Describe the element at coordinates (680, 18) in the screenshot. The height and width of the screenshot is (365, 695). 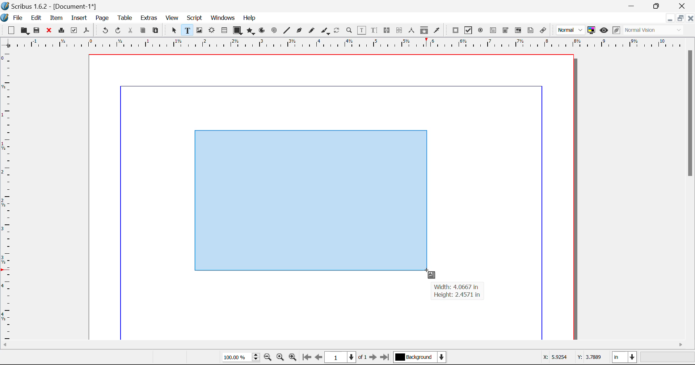
I see `Minimize` at that location.